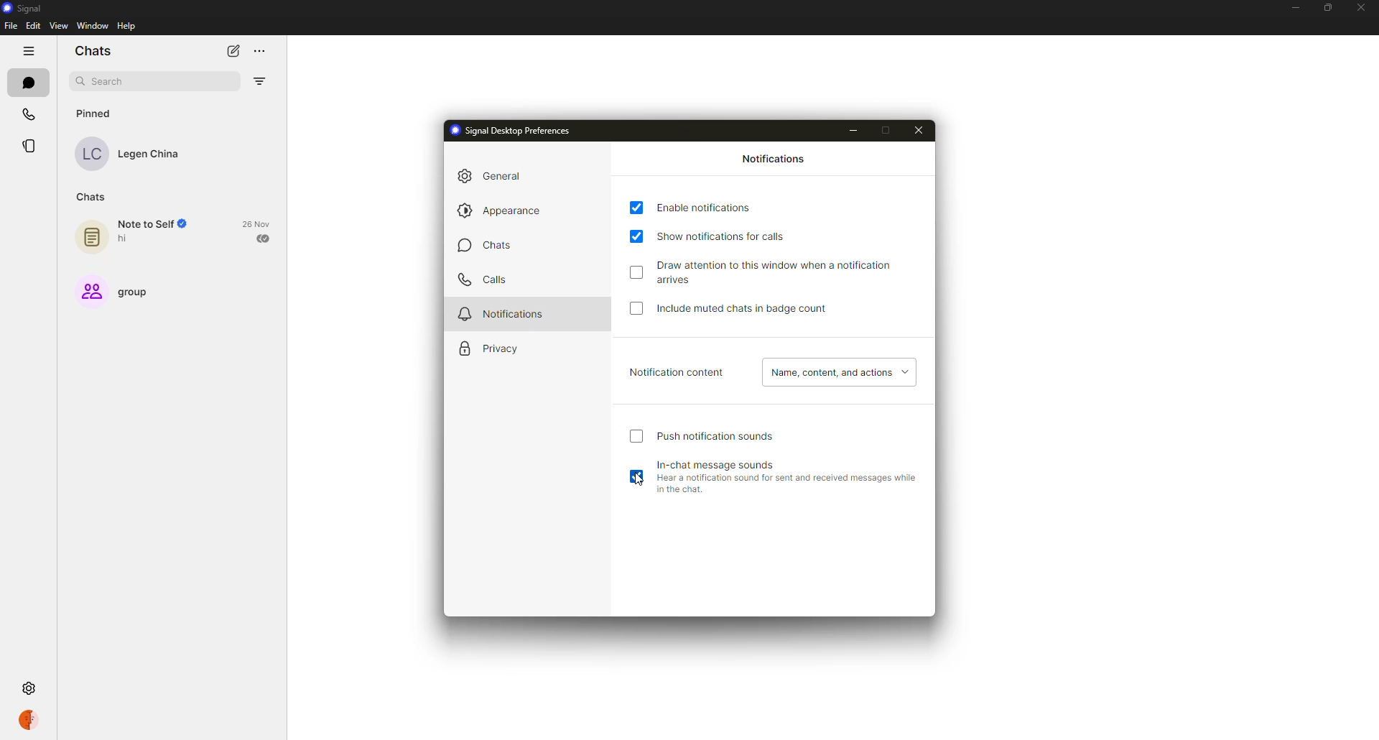 This screenshot has height=740, width=1379. What do you see at coordinates (491, 347) in the screenshot?
I see `privacy` at bounding box center [491, 347].